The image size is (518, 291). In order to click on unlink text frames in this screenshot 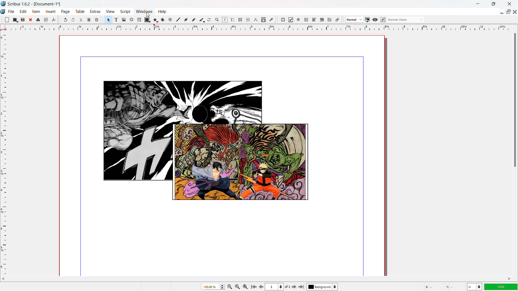, I will do `click(248, 20)`.